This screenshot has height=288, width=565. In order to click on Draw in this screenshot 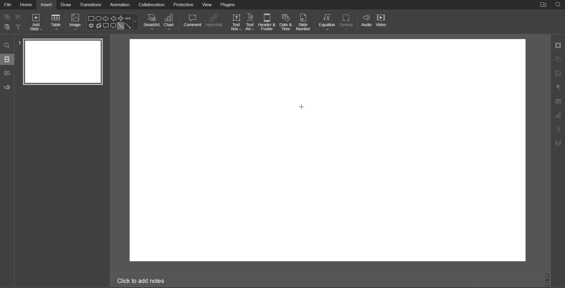, I will do `click(66, 5)`.